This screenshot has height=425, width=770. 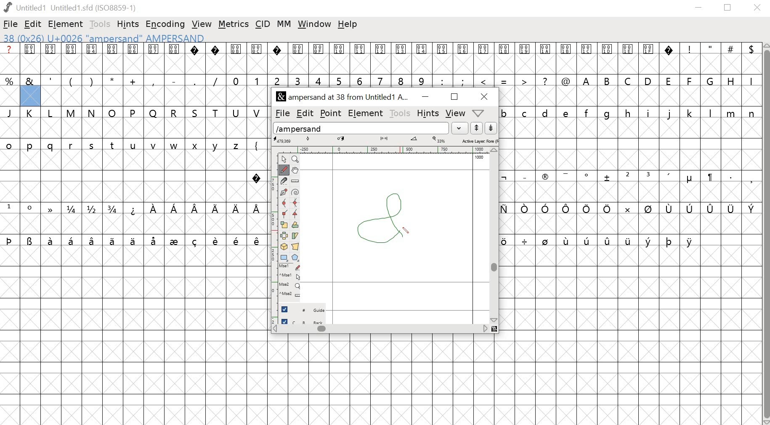 What do you see at coordinates (366, 114) in the screenshot?
I see `element` at bounding box center [366, 114].